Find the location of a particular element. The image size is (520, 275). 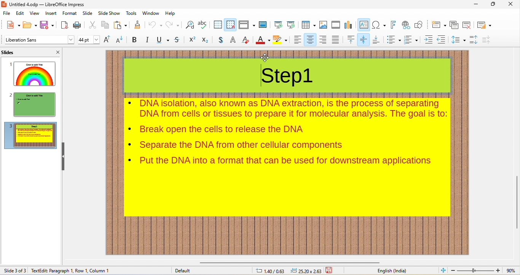

start from beginning is located at coordinates (277, 24).